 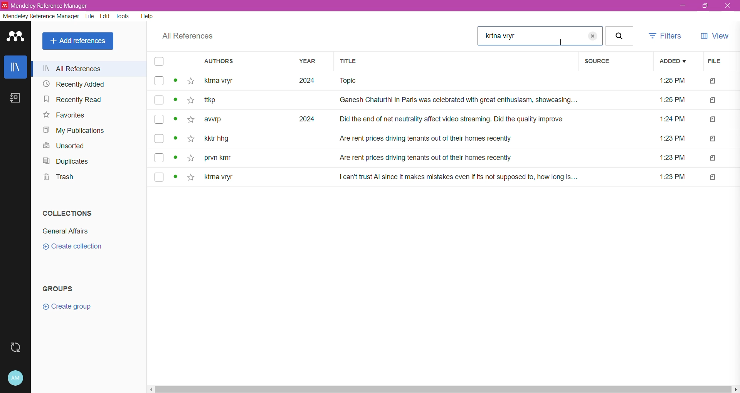 What do you see at coordinates (530, 36) in the screenshot?
I see `searched for "krtna veye"` at bounding box center [530, 36].